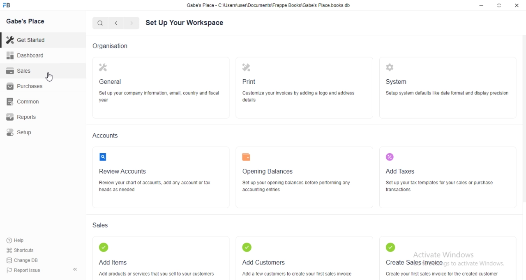 The height and width of the screenshot is (280, 526). I want to click on Change DB, so click(26, 261).